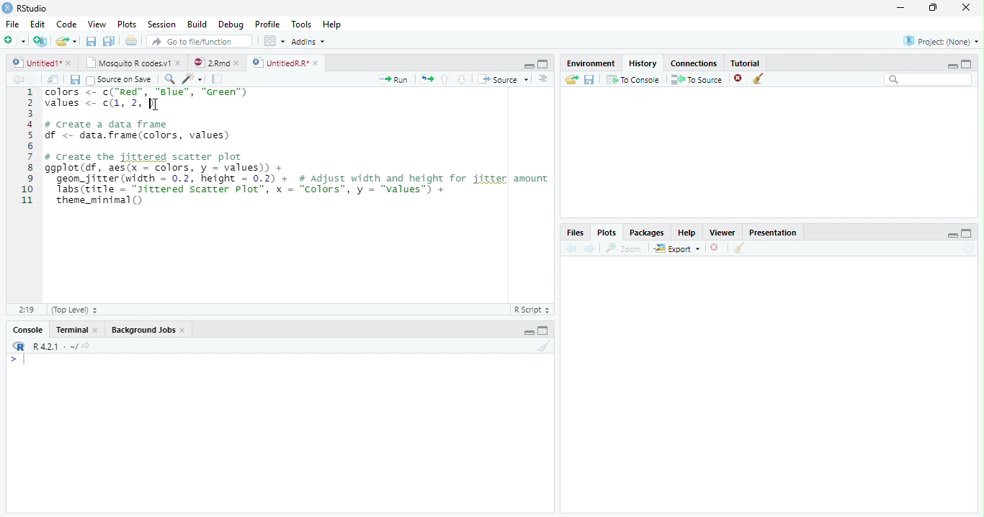 The height and width of the screenshot is (517, 984). What do you see at coordinates (155, 104) in the screenshot?
I see `cursor` at bounding box center [155, 104].